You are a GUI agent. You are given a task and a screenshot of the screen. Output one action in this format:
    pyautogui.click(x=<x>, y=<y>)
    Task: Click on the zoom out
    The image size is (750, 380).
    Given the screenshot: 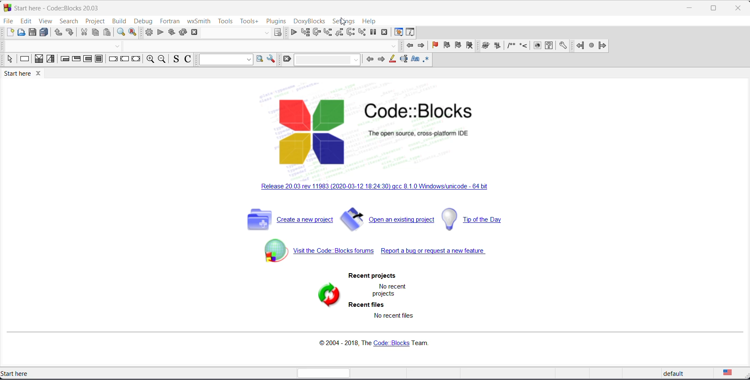 What is the action you would take?
    pyautogui.click(x=162, y=59)
    